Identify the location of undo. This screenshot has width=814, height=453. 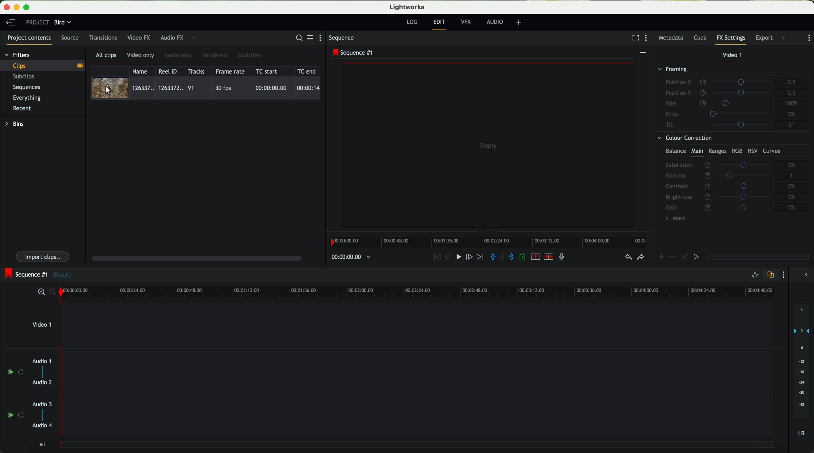
(628, 257).